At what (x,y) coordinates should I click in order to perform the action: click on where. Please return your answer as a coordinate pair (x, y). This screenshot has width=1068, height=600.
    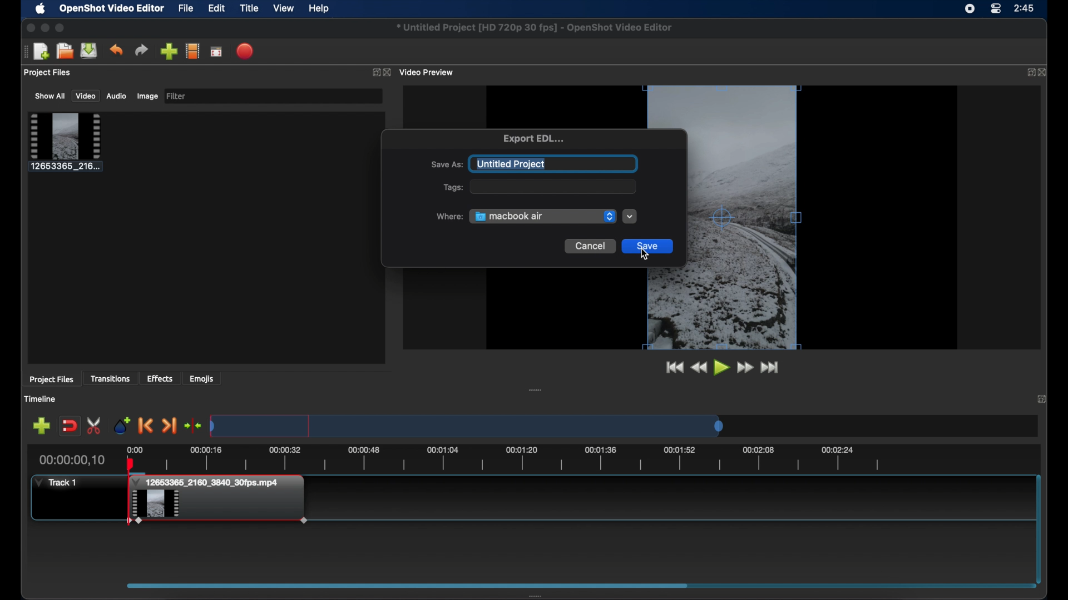
    Looking at the image, I should click on (447, 216).